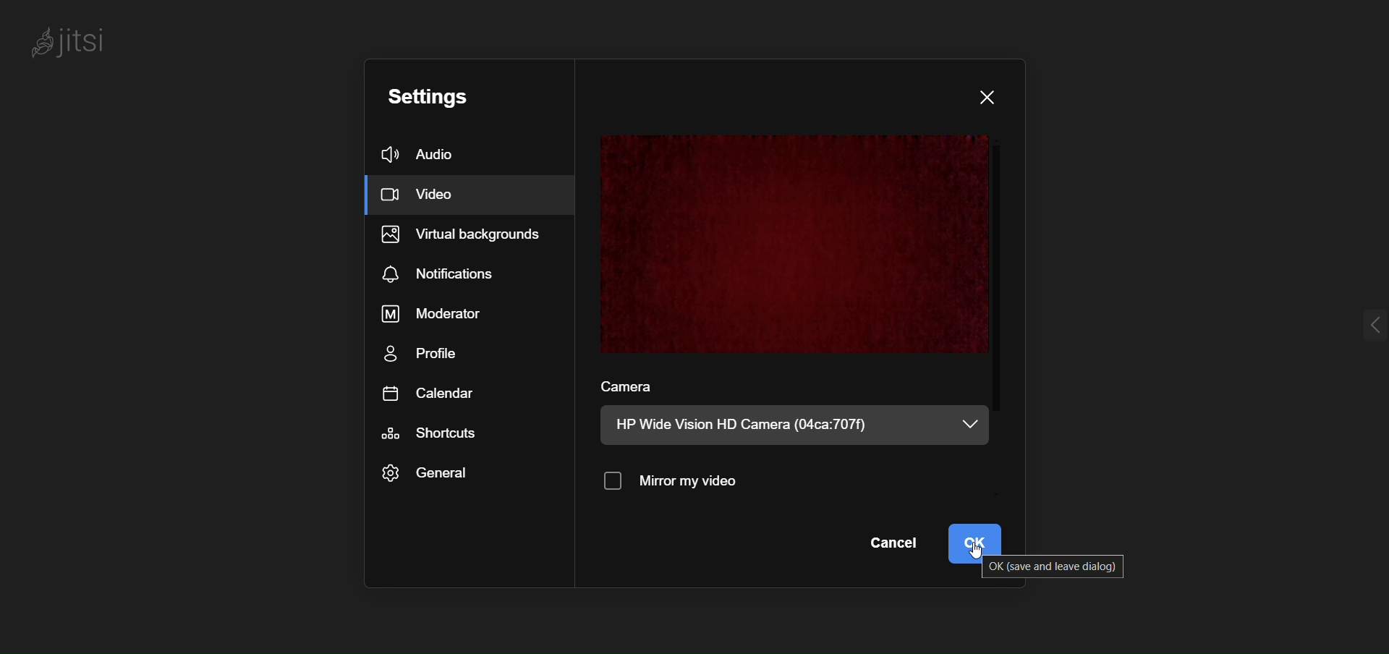 This screenshot has width=1389, height=654. What do you see at coordinates (472, 233) in the screenshot?
I see `virtual background` at bounding box center [472, 233].